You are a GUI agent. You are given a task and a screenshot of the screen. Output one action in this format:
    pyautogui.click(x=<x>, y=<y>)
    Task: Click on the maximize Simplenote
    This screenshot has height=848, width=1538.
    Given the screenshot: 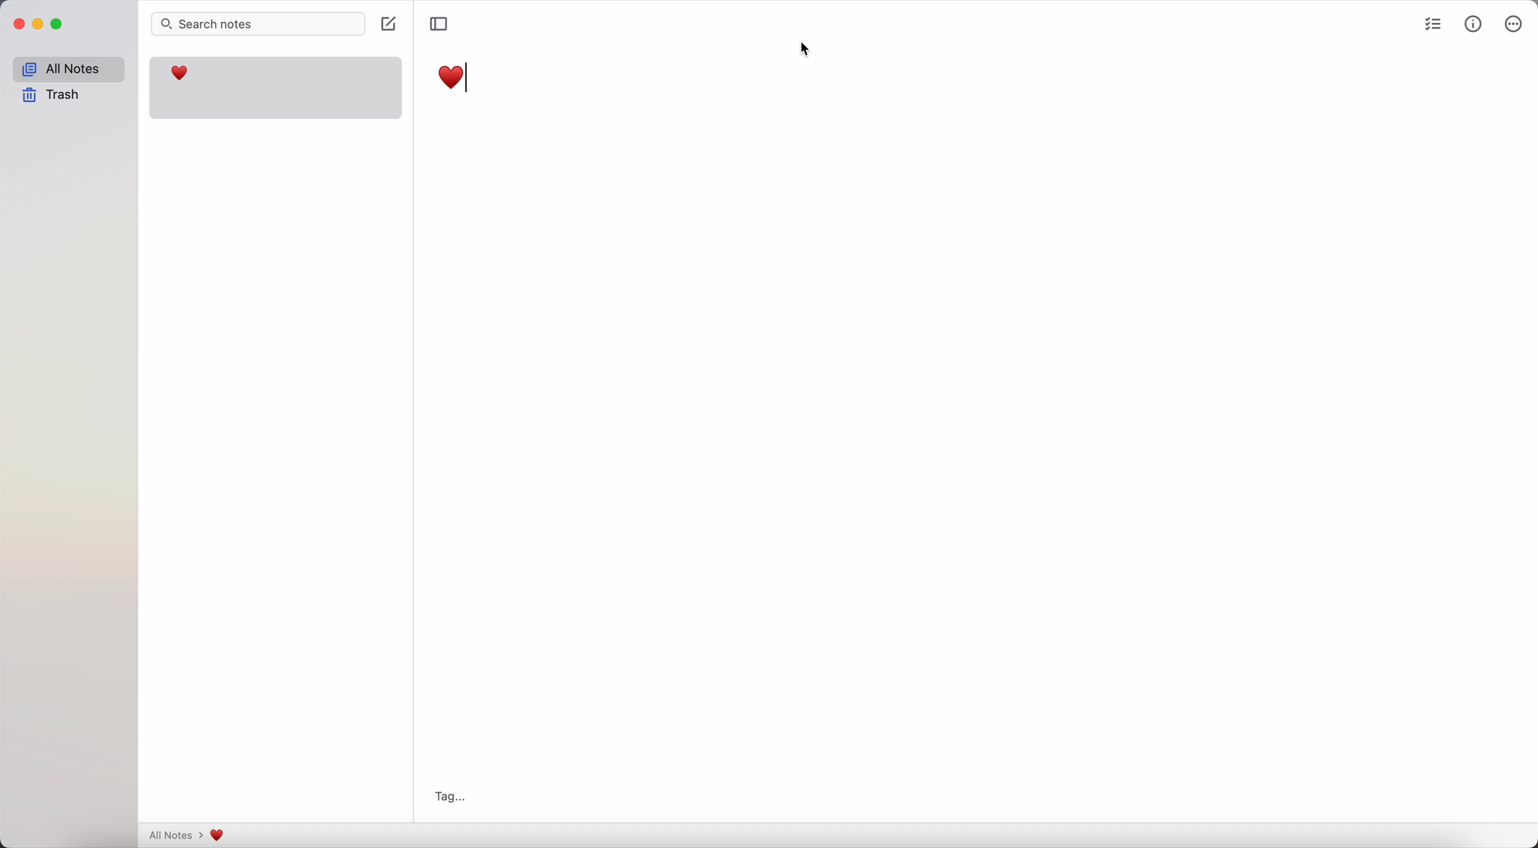 What is the action you would take?
    pyautogui.click(x=59, y=24)
    